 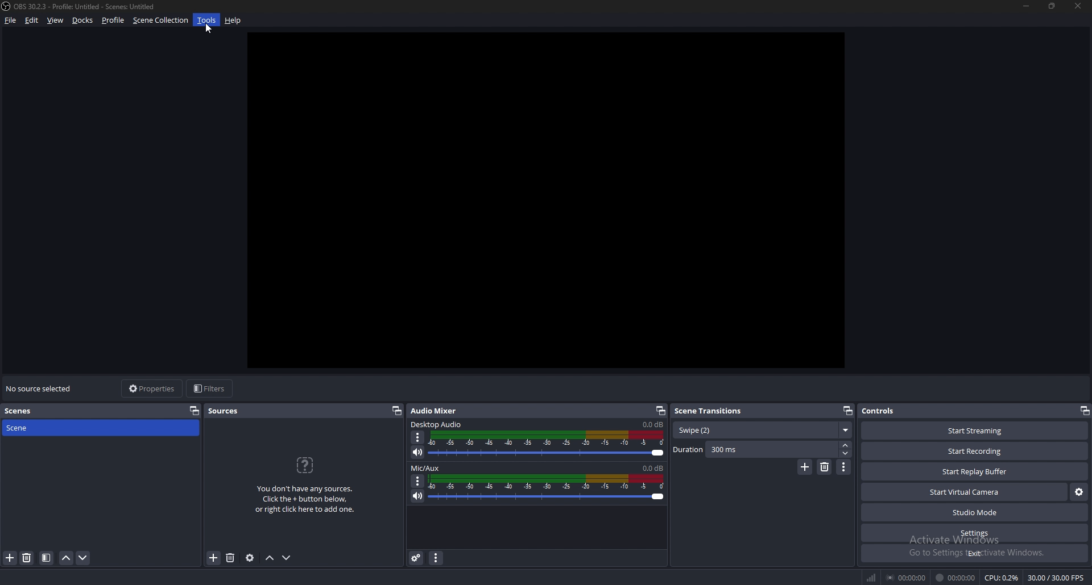 I want to click on start replay buffer, so click(x=975, y=471).